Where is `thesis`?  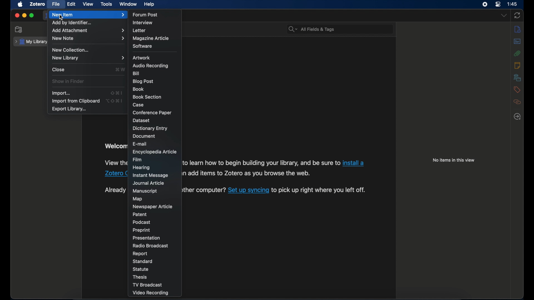 thesis is located at coordinates (140, 277).